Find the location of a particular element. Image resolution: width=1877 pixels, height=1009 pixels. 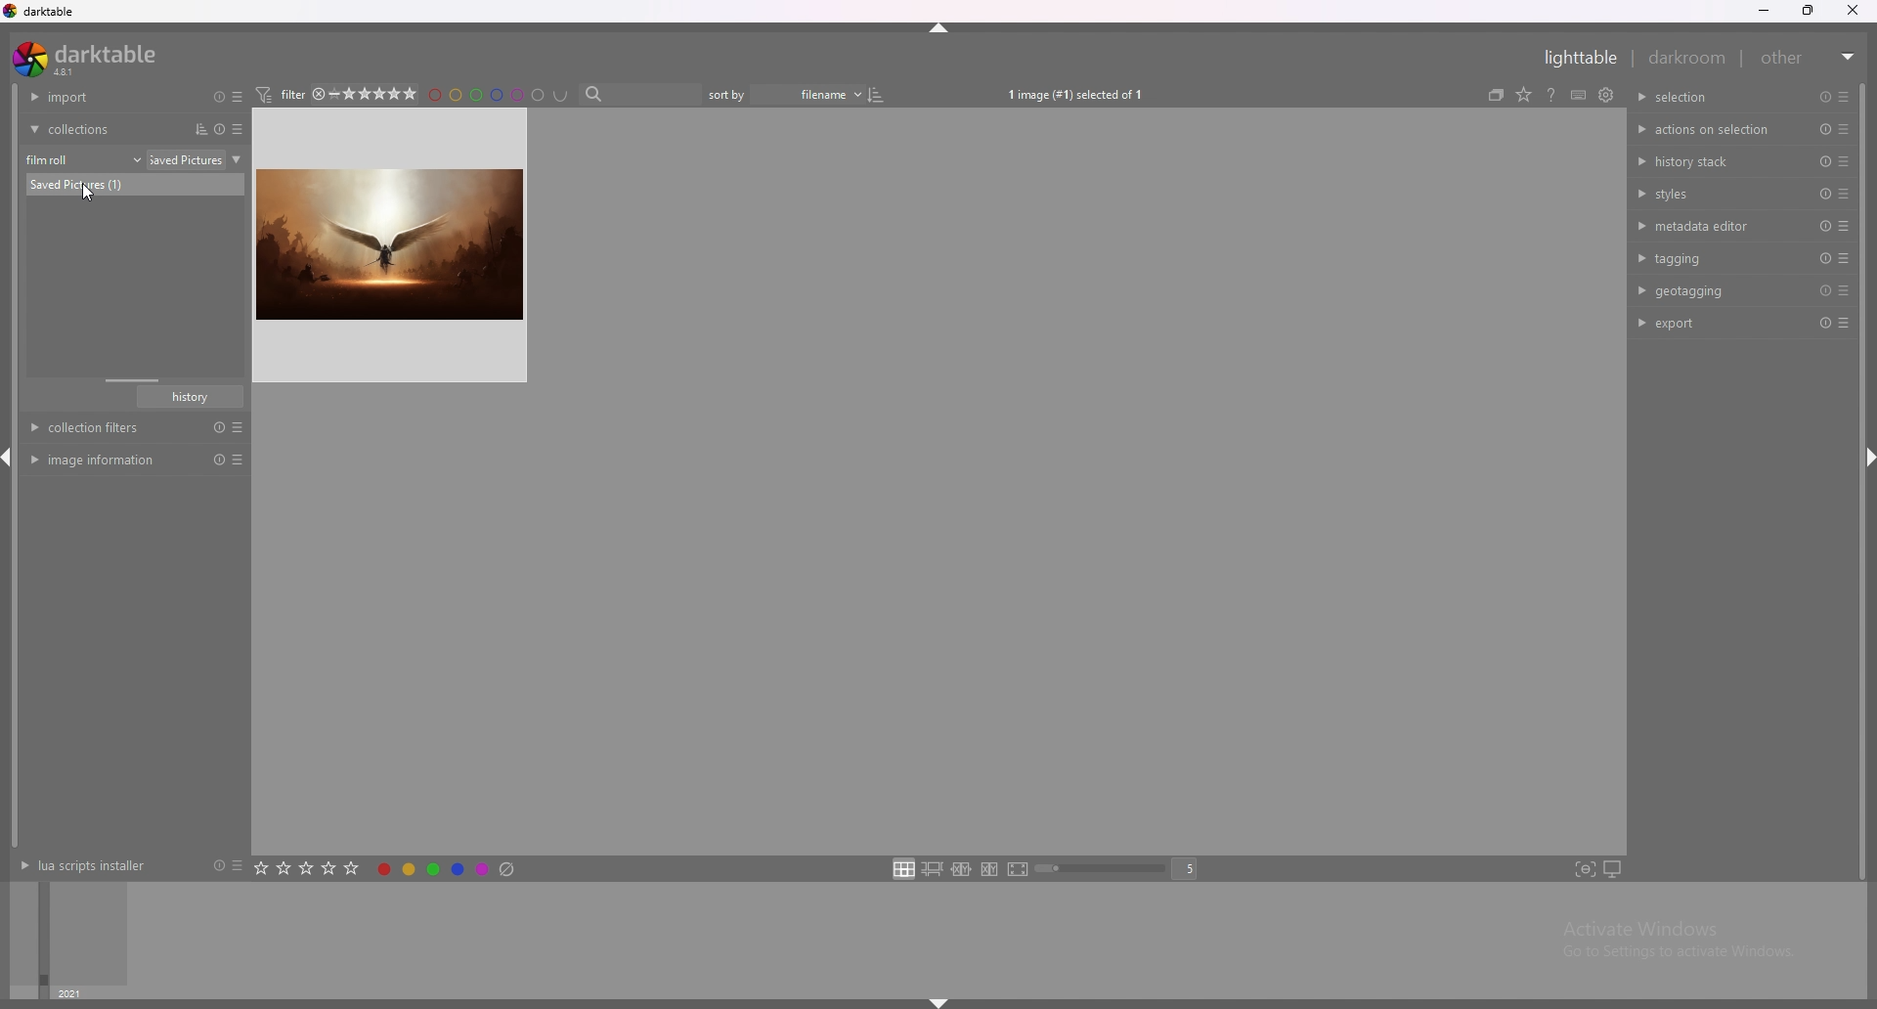

enter culling layout in fixed mode is located at coordinates (961, 870).